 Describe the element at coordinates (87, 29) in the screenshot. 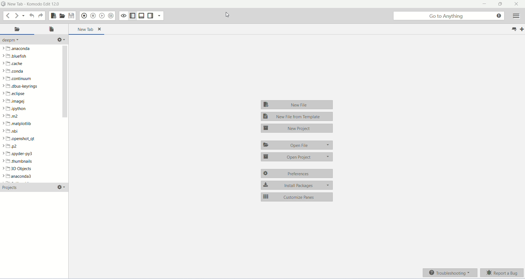

I see `new tab` at that location.